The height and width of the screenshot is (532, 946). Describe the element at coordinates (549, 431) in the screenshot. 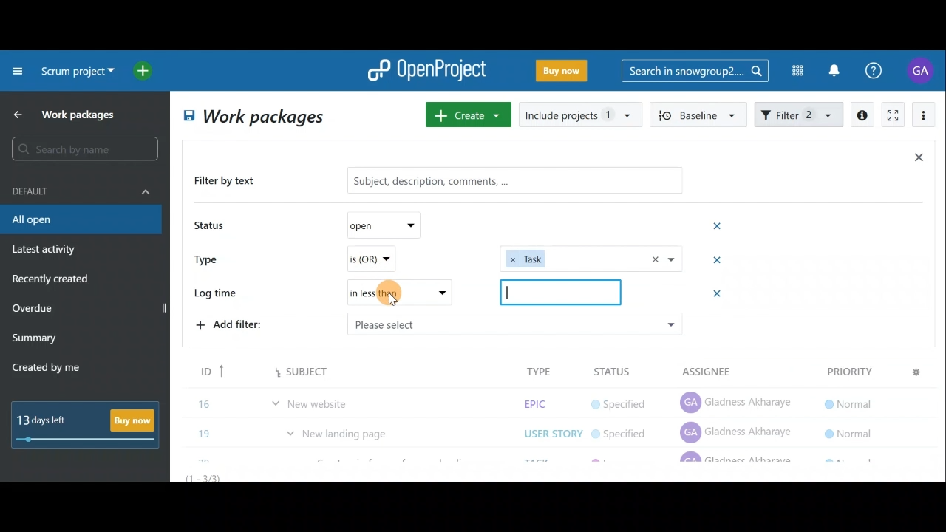

I see `user story` at that location.